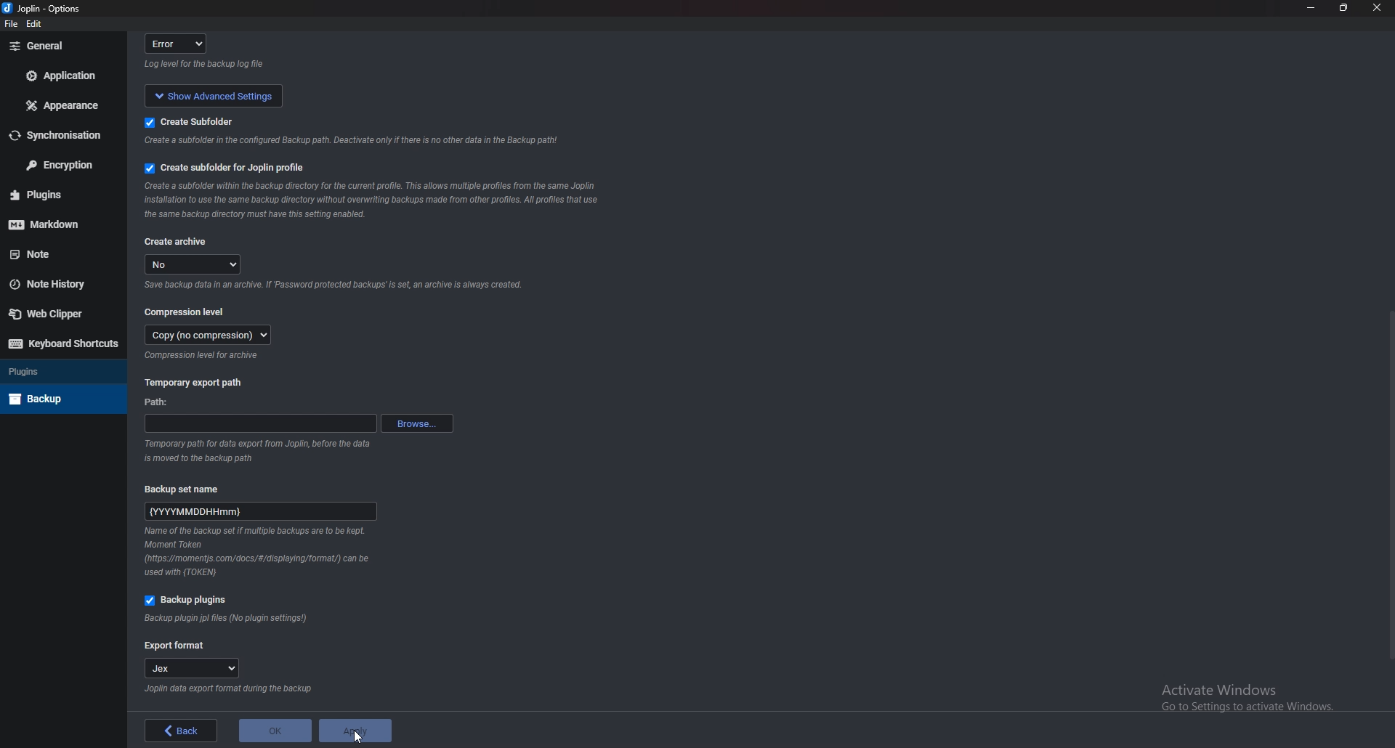  Describe the element at coordinates (262, 449) in the screenshot. I see `info` at that location.